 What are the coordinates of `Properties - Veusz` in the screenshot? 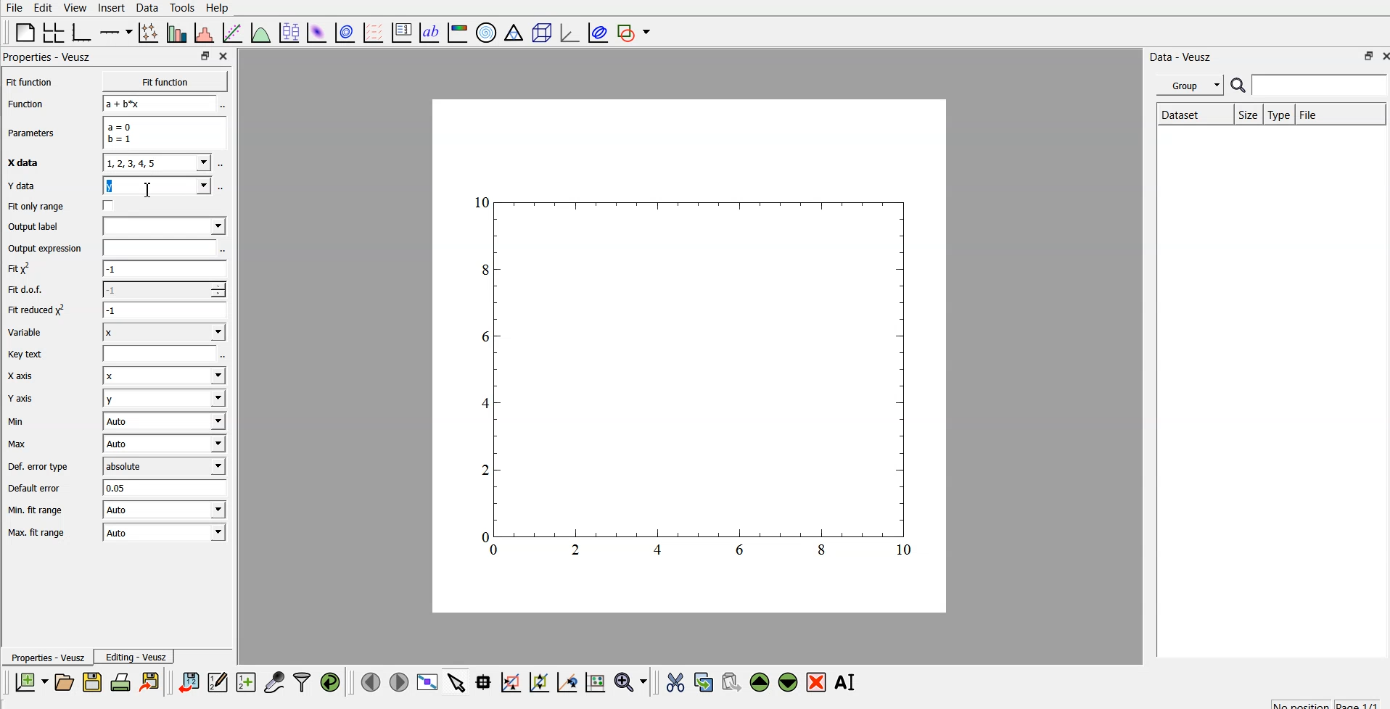 It's located at (50, 58).